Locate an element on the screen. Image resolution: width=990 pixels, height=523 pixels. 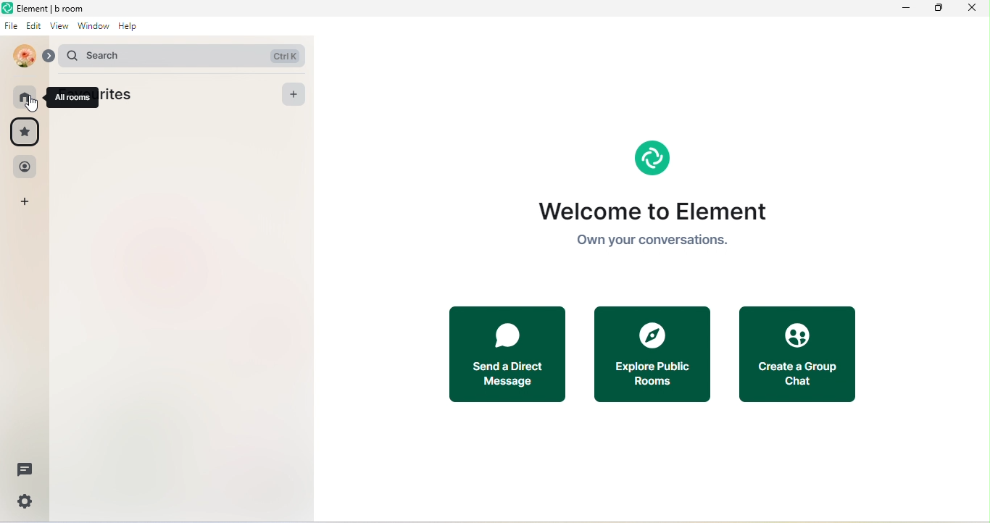
minimize is located at coordinates (905, 9).